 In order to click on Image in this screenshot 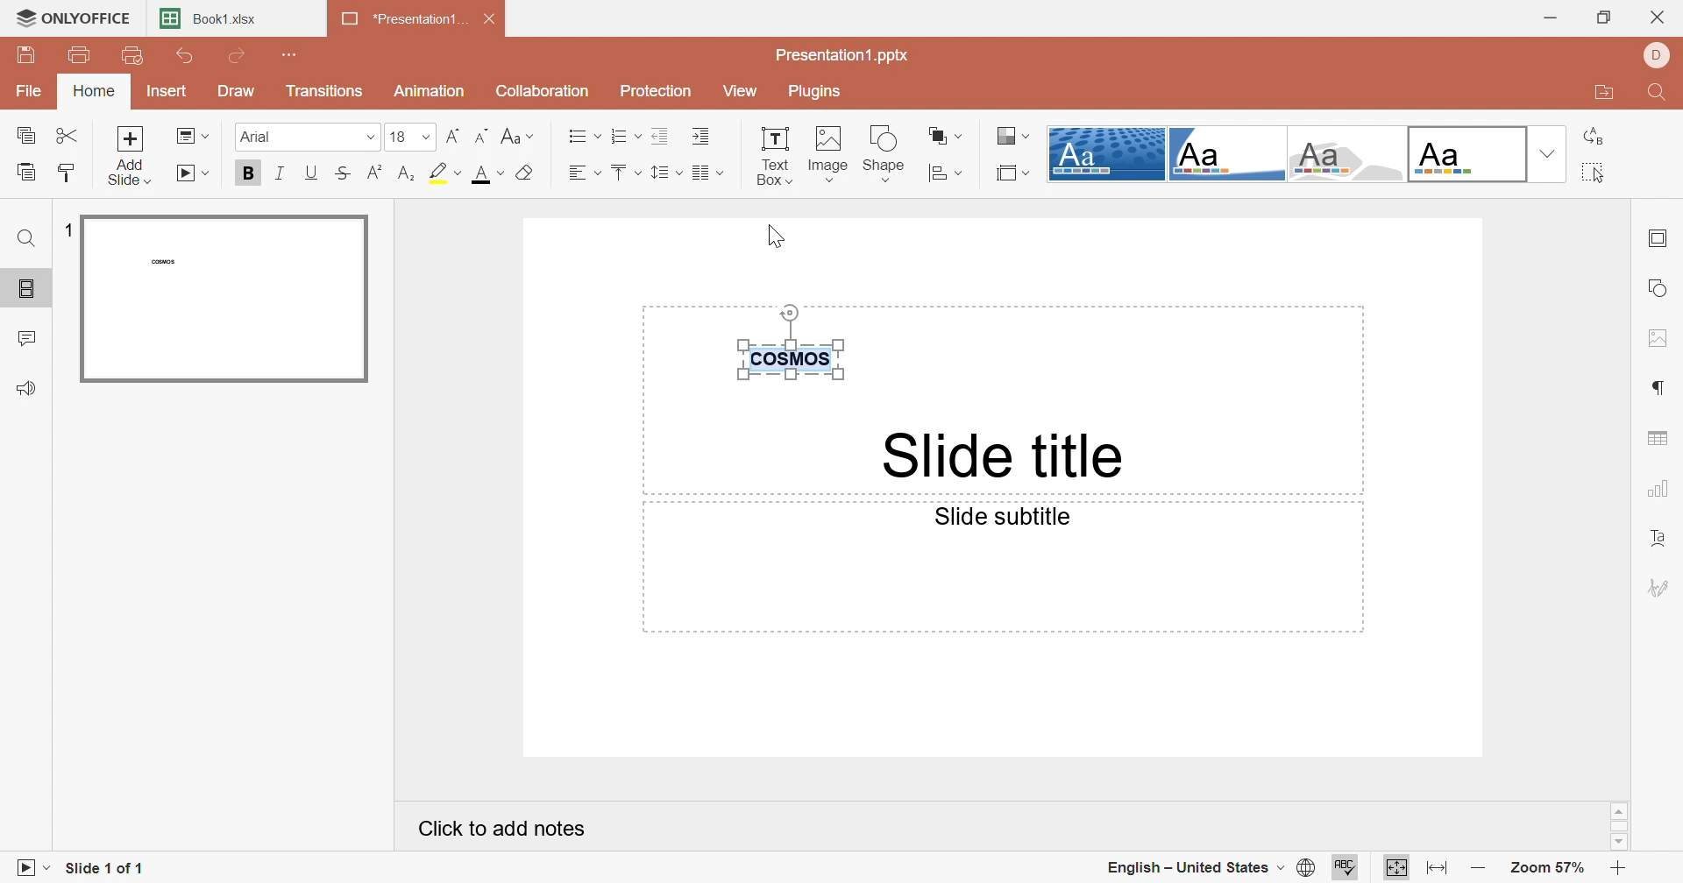, I will do `click(829, 157)`.